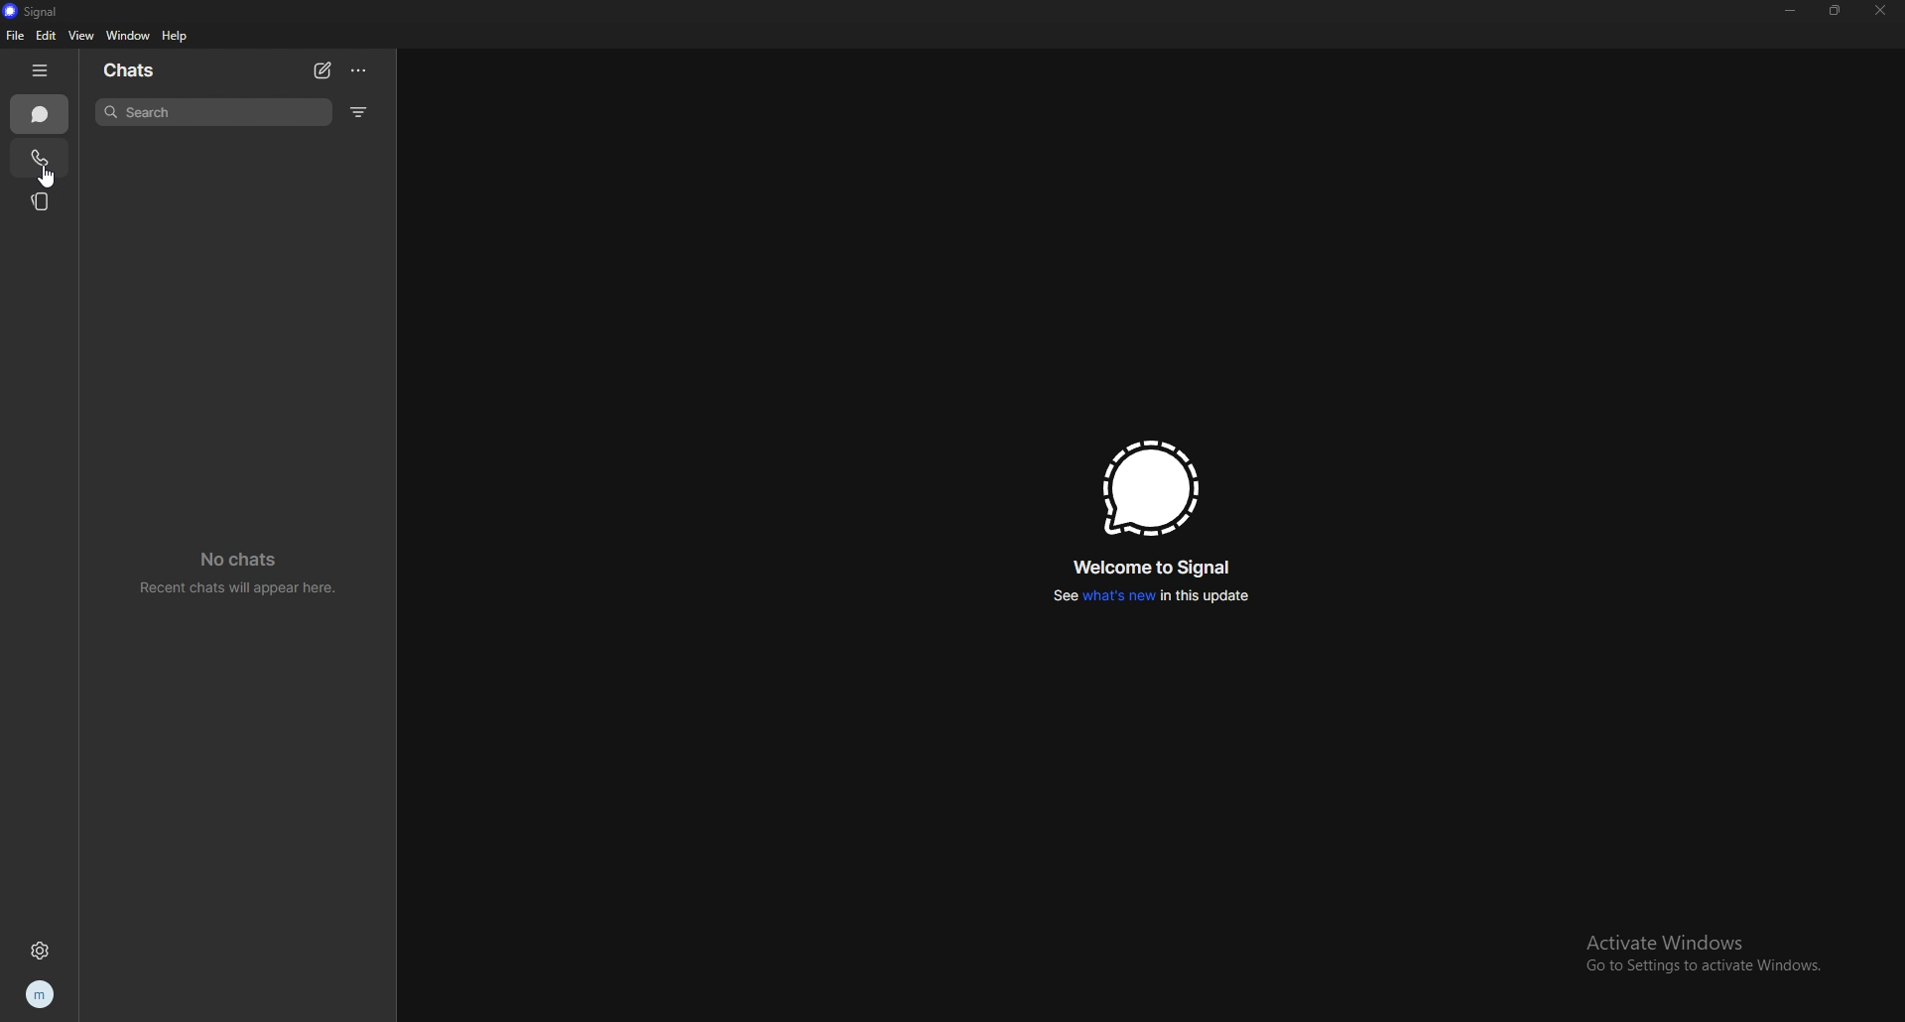 This screenshot has width=1905, height=1022. Describe the element at coordinates (177, 36) in the screenshot. I see `help` at that location.